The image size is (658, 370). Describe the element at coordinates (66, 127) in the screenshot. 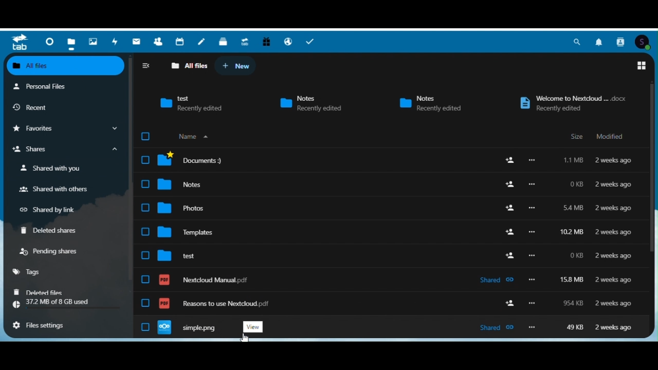

I see `Favourite ` at that location.